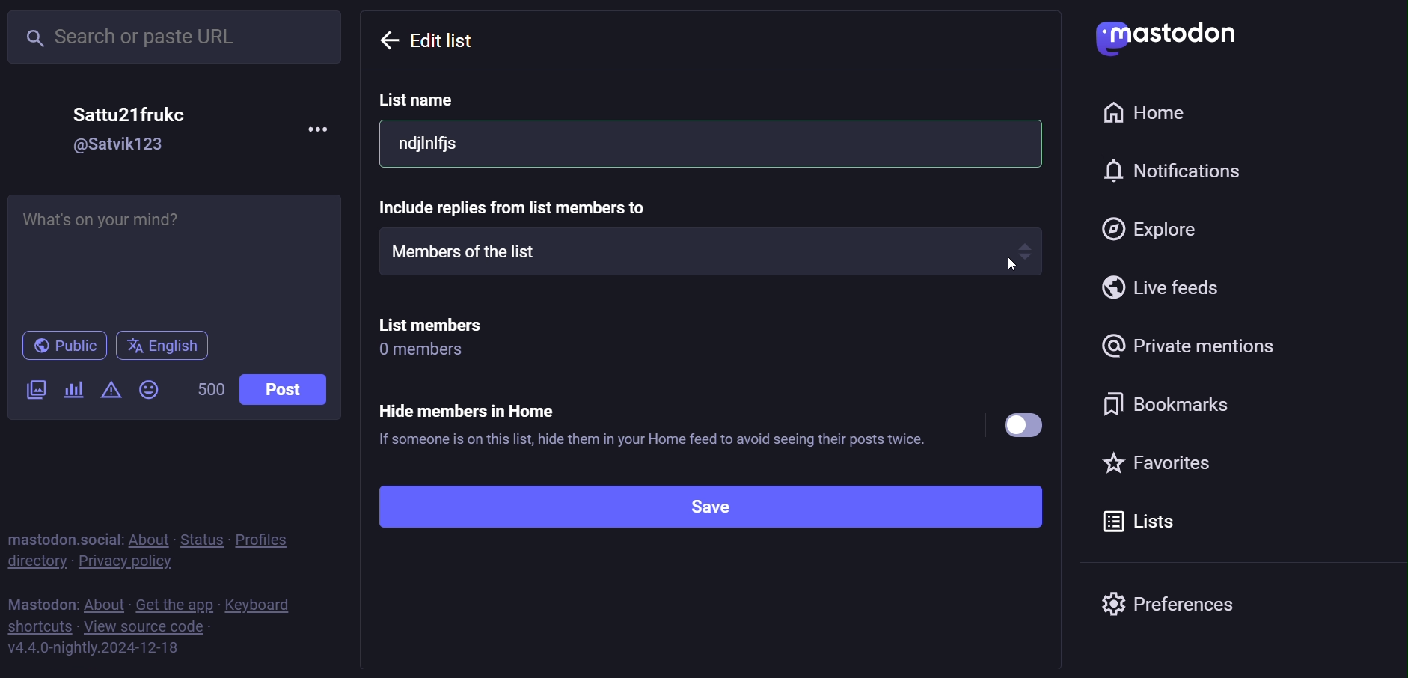  I want to click on list members 0 members, so click(433, 337).